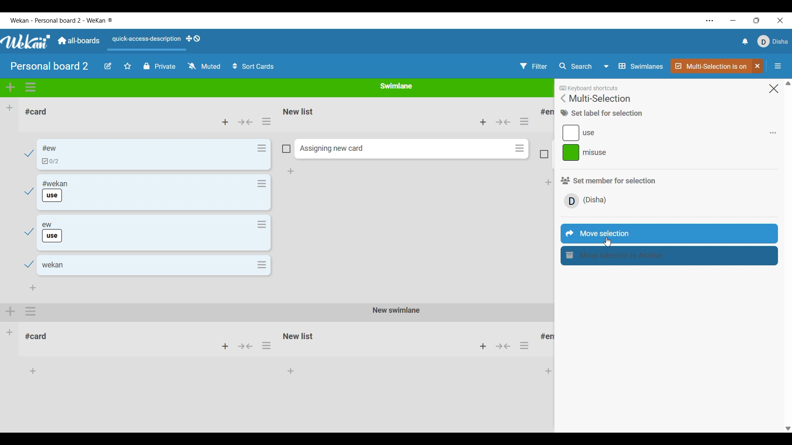  What do you see at coordinates (609, 180) in the screenshot?
I see `Section title` at bounding box center [609, 180].